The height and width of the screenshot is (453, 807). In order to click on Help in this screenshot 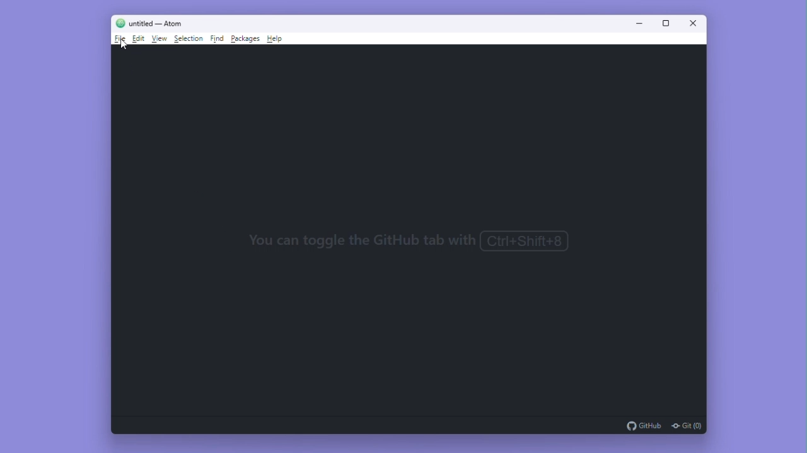, I will do `click(276, 40)`.